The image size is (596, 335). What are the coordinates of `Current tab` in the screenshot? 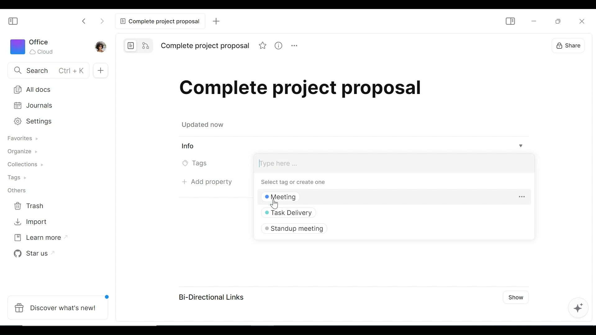 It's located at (159, 21).